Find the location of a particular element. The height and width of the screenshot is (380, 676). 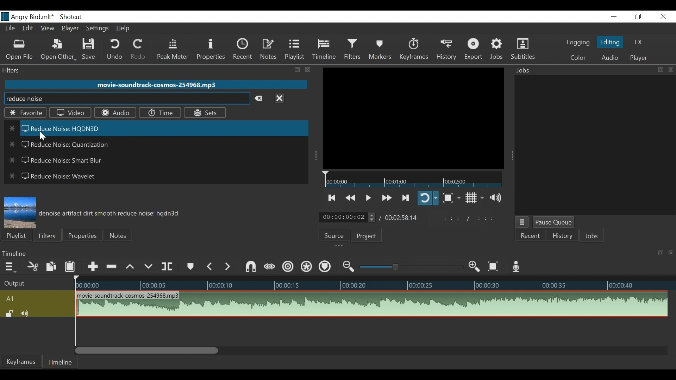

Redo is located at coordinates (136, 50).